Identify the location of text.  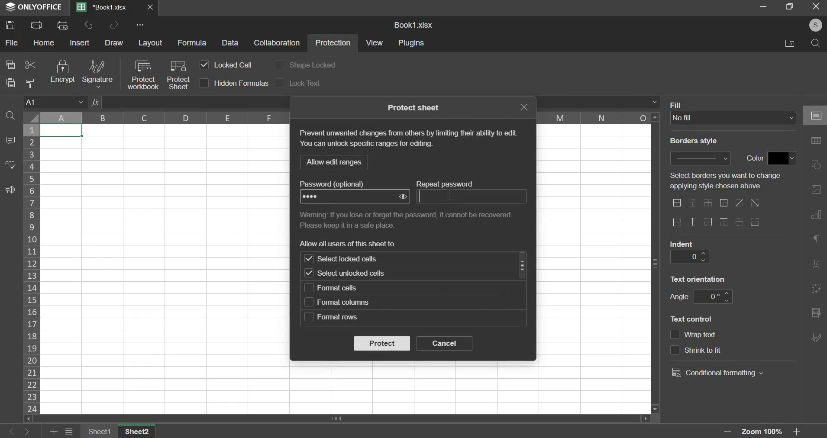
(730, 181).